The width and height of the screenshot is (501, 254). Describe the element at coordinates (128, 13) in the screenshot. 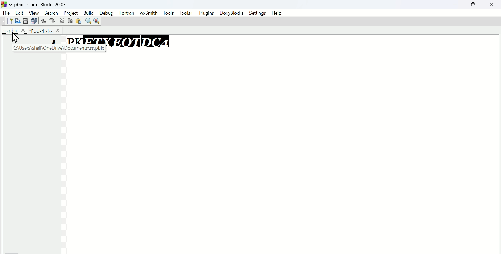

I see `Fortran` at that location.